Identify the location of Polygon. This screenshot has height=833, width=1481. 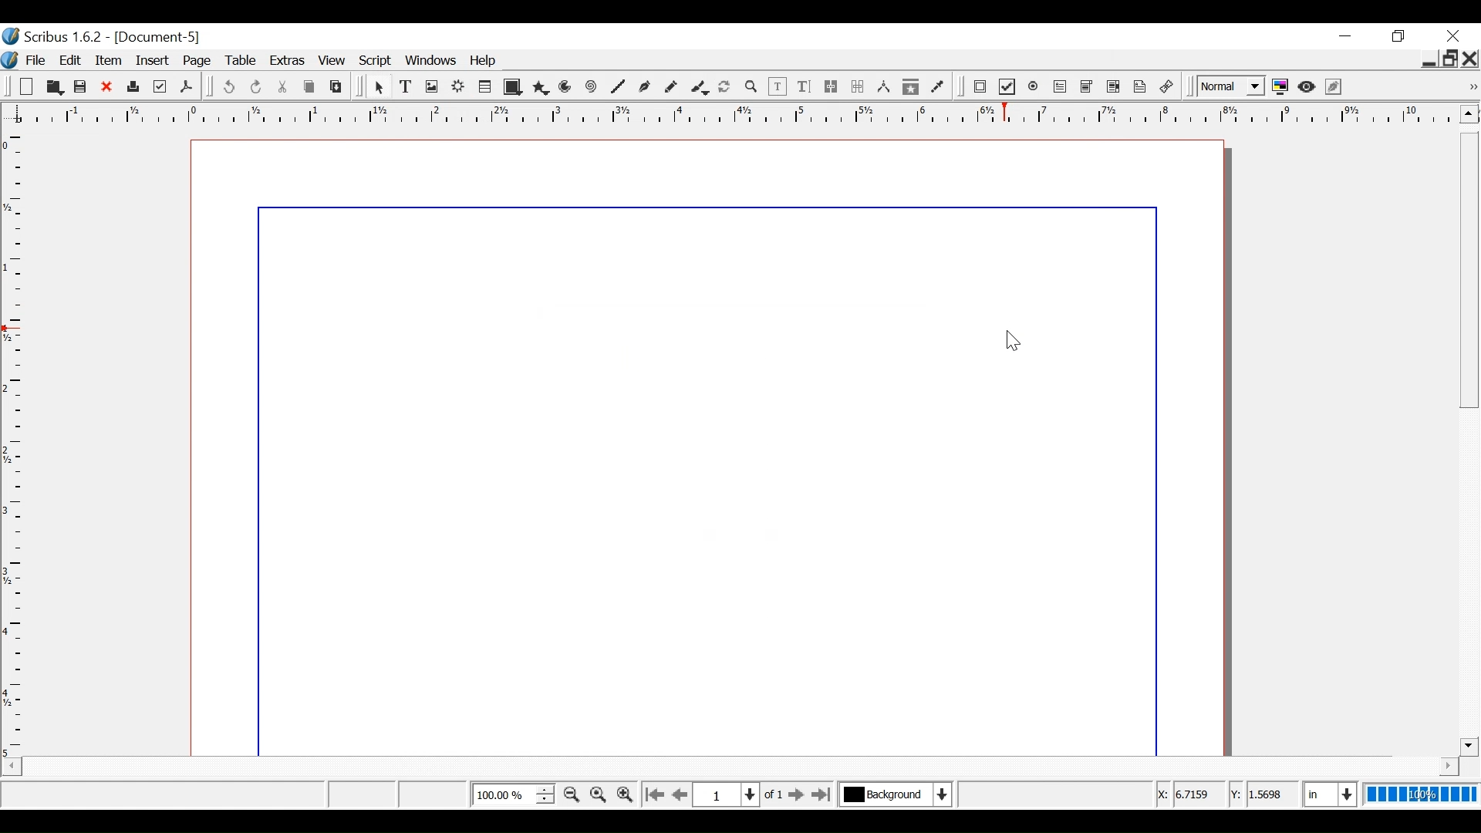
(540, 88).